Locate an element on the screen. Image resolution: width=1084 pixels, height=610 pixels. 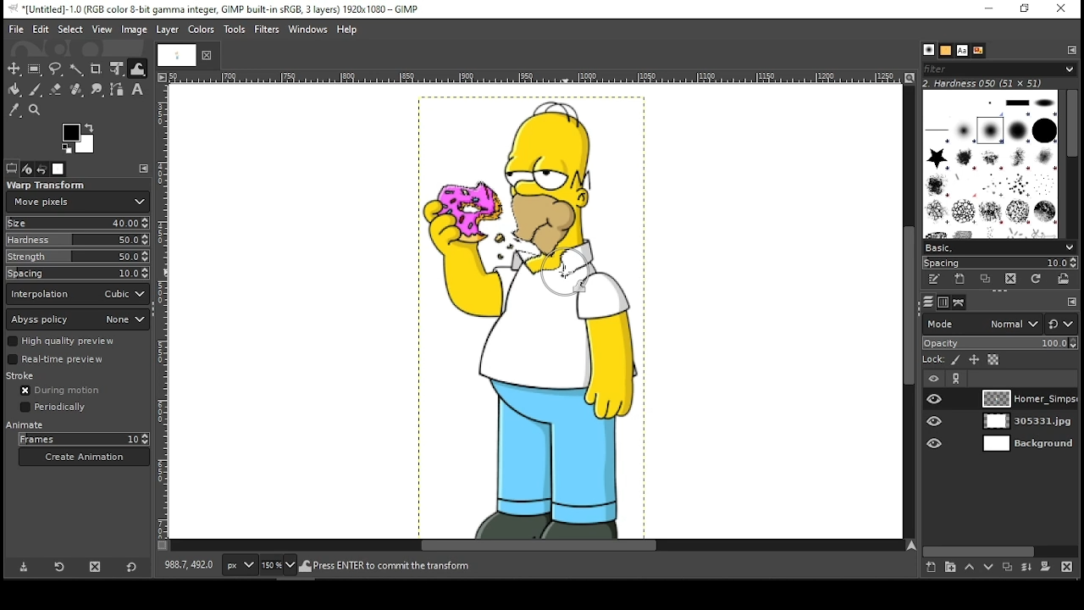
device status is located at coordinates (28, 169).